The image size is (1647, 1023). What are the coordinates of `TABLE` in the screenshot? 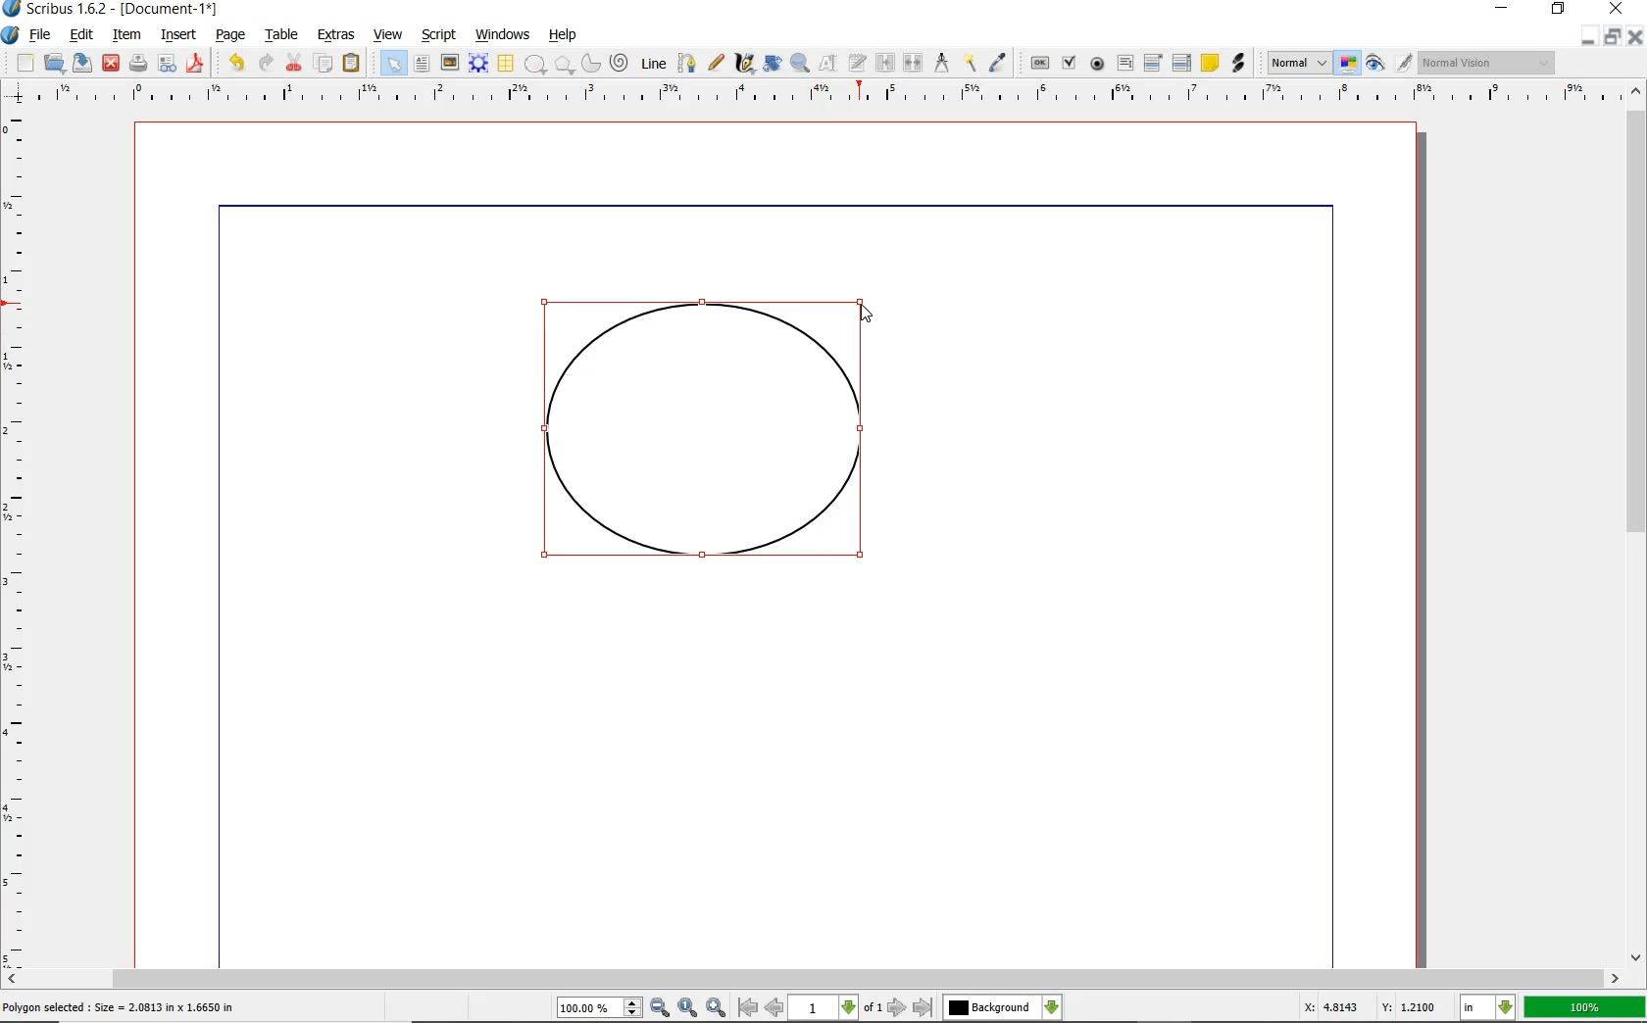 It's located at (282, 35).